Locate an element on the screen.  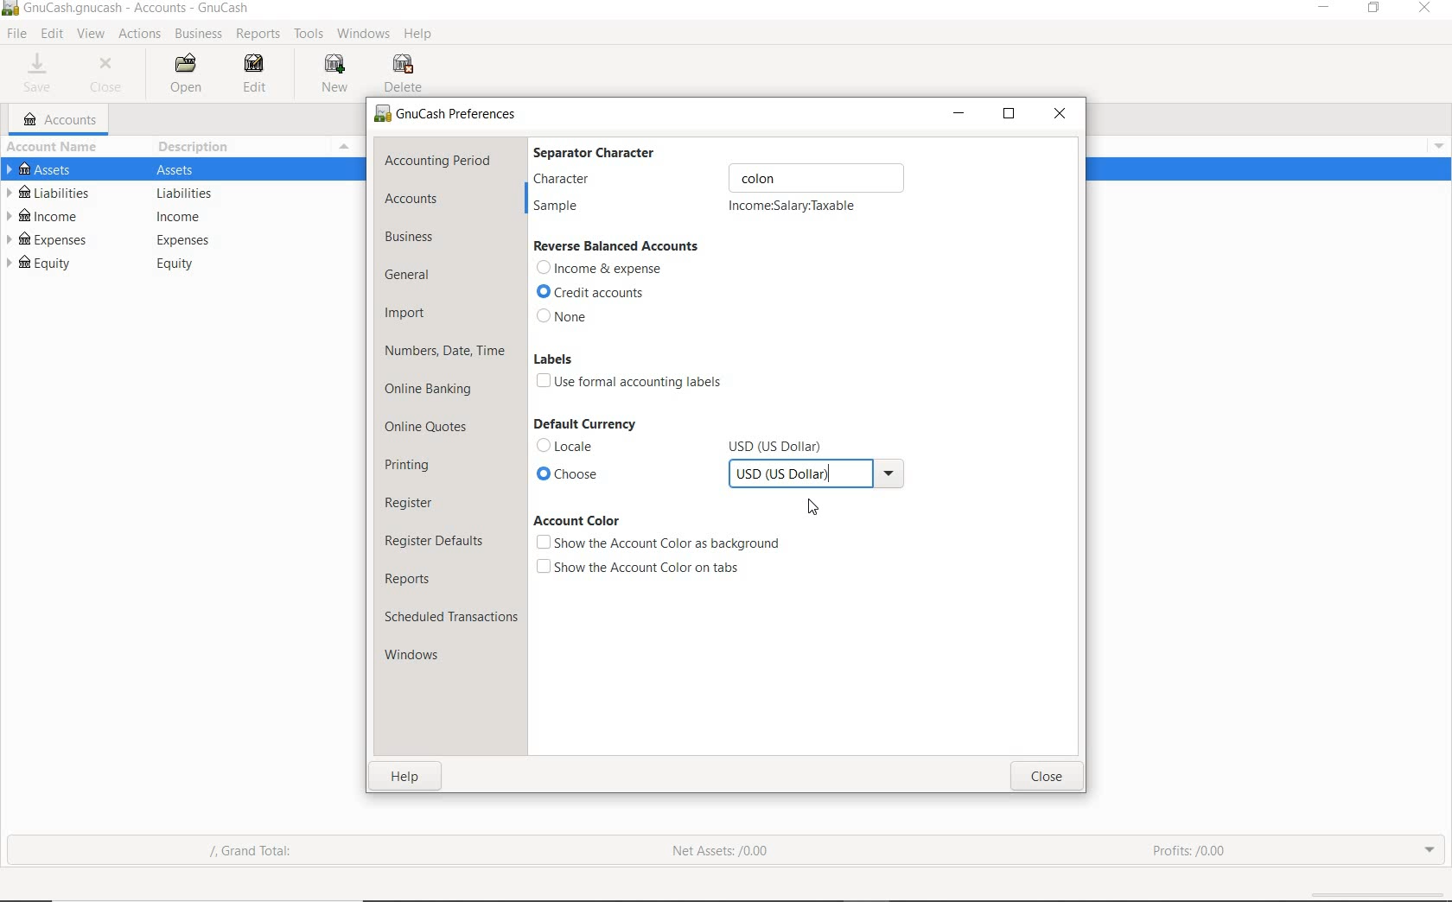
 is located at coordinates (189, 217).